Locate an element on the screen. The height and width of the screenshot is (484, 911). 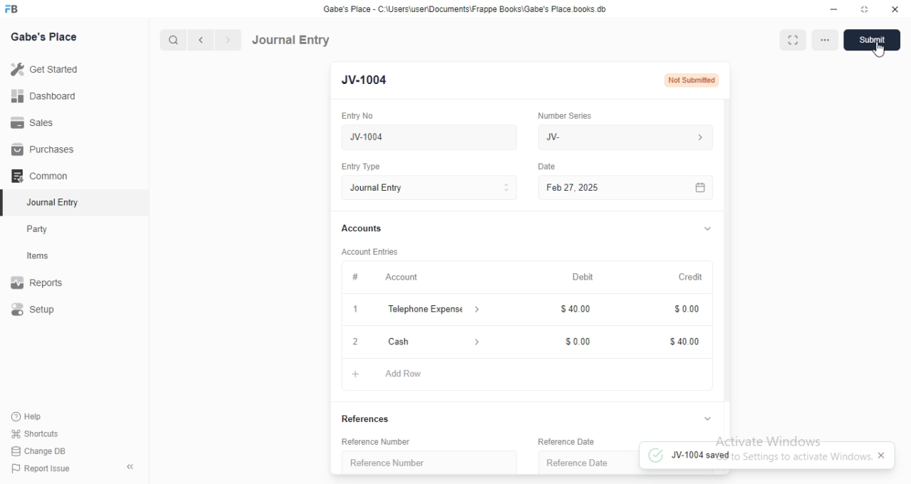
‘Reference Date is located at coordinates (564, 441).